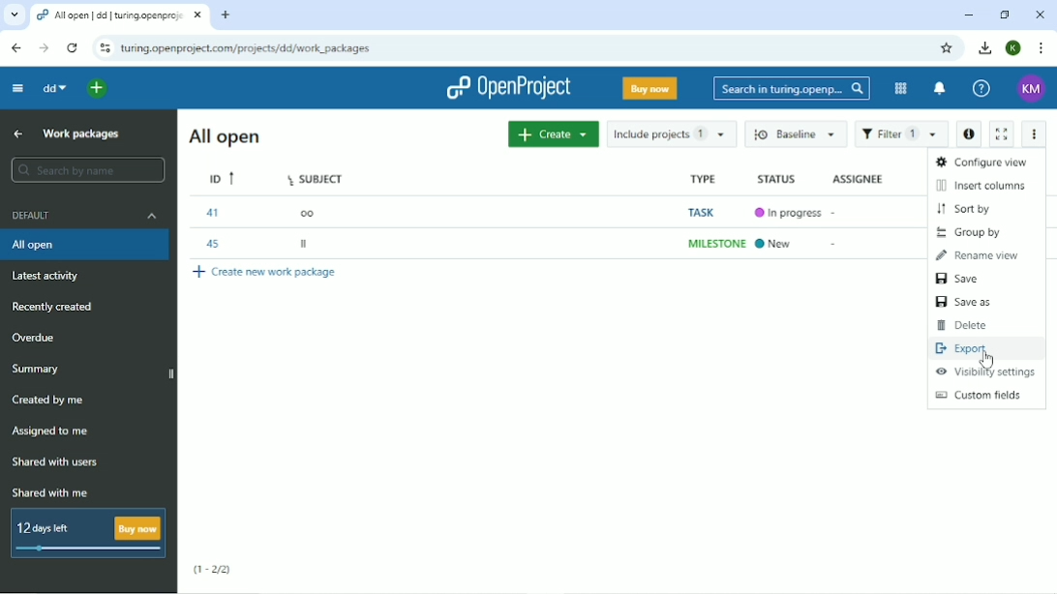 Image resolution: width=1057 pixels, height=594 pixels. Describe the element at coordinates (965, 209) in the screenshot. I see `Sort by` at that location.